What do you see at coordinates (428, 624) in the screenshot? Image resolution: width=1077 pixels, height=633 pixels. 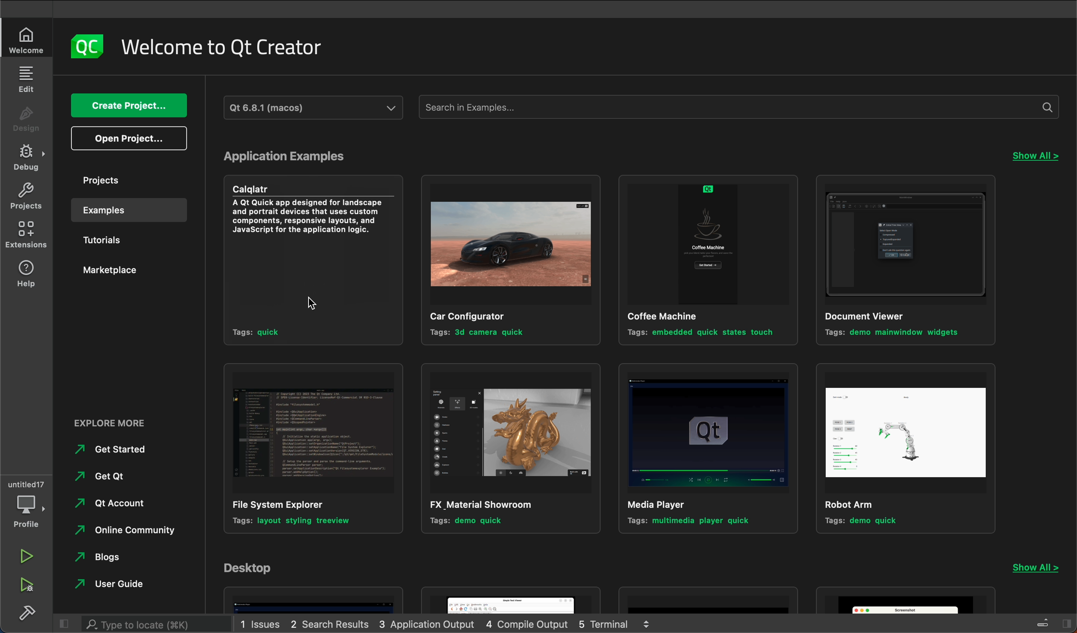 I see `application output` at bounding box center [428, 624].